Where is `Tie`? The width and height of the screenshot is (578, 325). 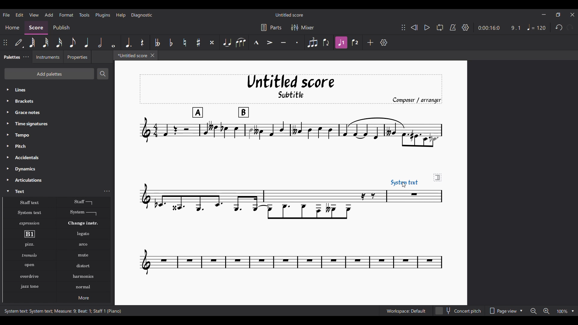
Tie is located at coordinates (227, 42).